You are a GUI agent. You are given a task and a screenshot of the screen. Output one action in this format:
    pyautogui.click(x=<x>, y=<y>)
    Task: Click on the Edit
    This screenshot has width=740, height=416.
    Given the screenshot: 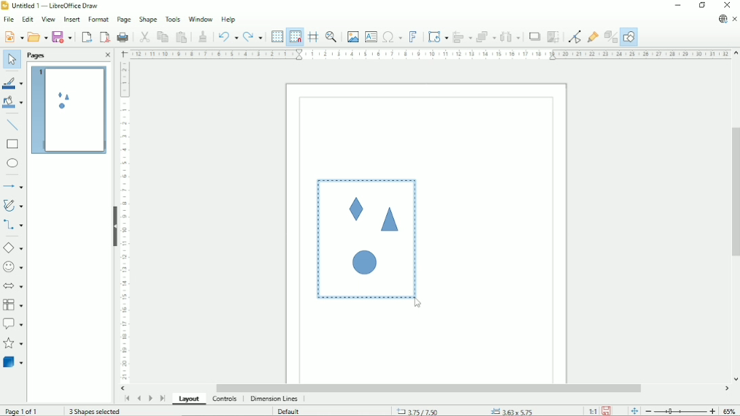 What is the action you would take?
    pyautogui.click(x=27, y=18)
    